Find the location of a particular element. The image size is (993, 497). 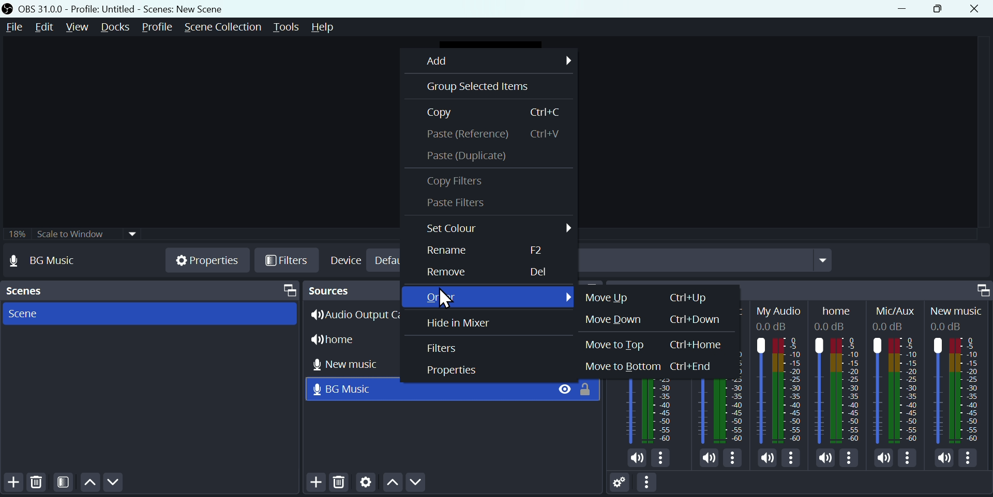

New Music is located at coordinates (959, 375).